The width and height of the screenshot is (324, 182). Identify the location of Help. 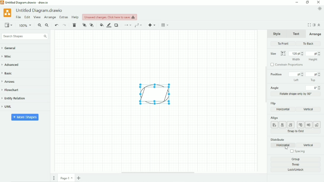
(75, 17).